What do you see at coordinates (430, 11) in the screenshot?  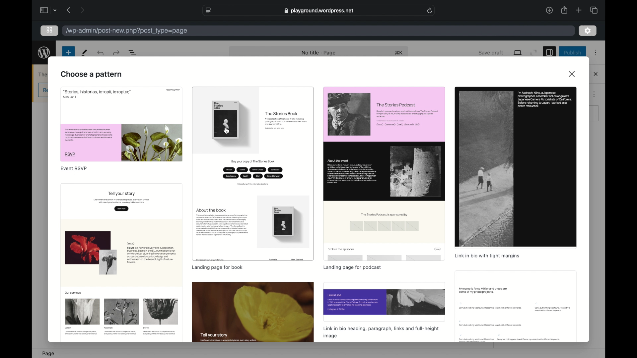 I see `refresh` at bounding box center [430, 11].